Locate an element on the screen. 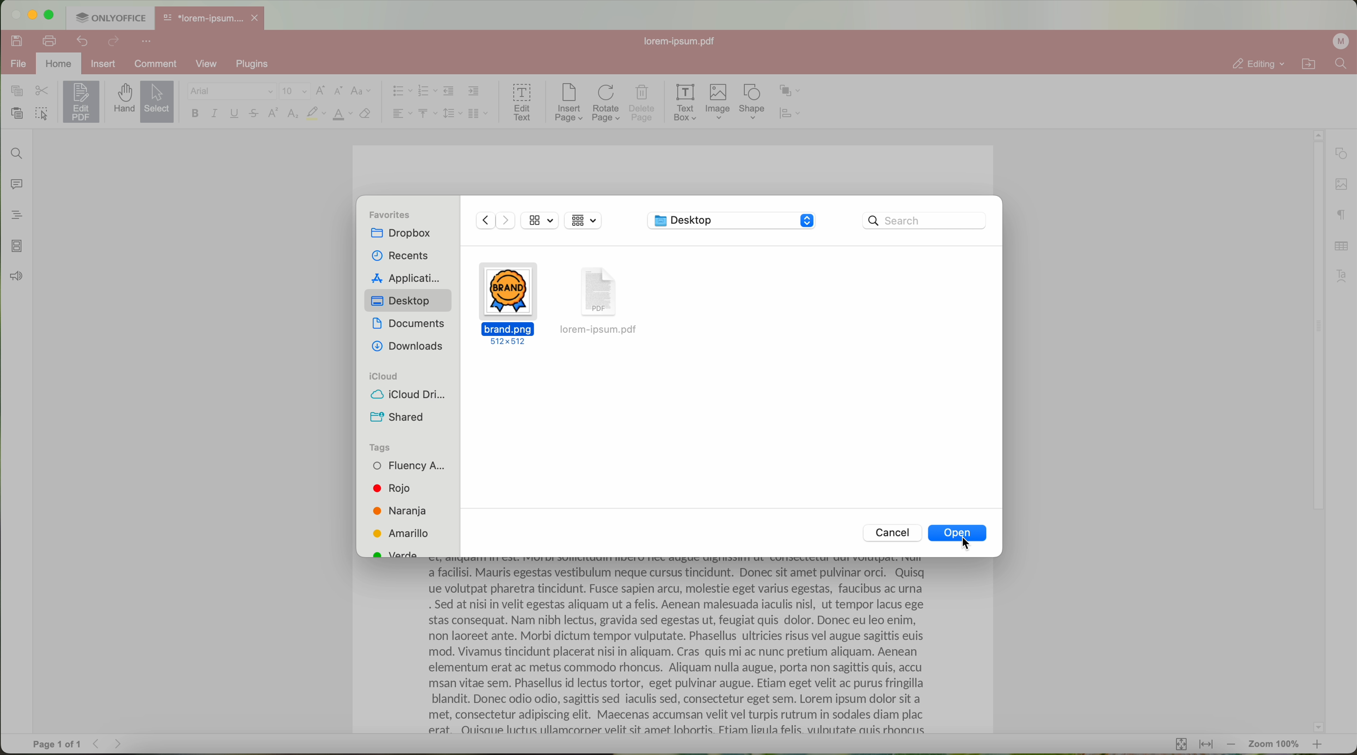 Image resolution: width=1357 pixels, height=755 pixels. Open is located at coordinates (957, 532).